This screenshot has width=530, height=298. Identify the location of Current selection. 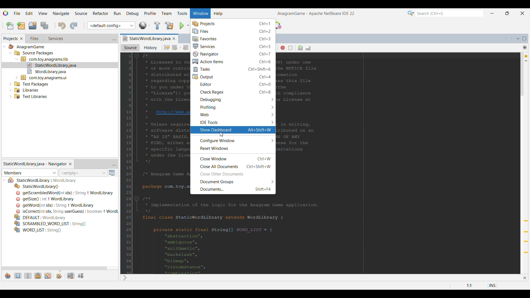
(10, 39).